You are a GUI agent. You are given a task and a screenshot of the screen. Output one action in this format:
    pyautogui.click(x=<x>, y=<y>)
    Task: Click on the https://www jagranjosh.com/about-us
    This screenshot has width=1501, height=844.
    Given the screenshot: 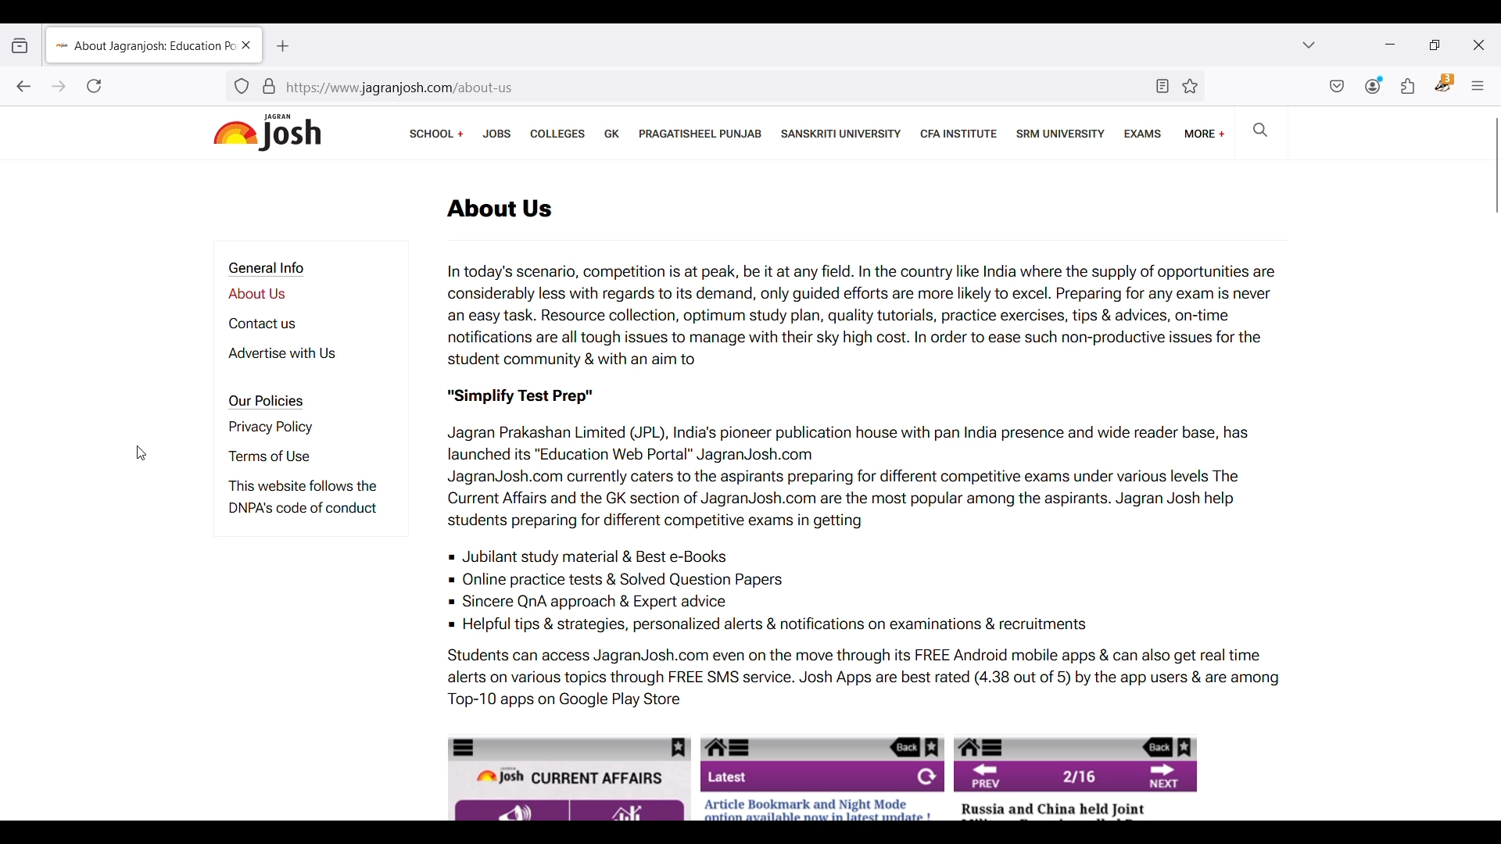 What is the action you would take?
    pyautogui.click(x=715, y=86)
    